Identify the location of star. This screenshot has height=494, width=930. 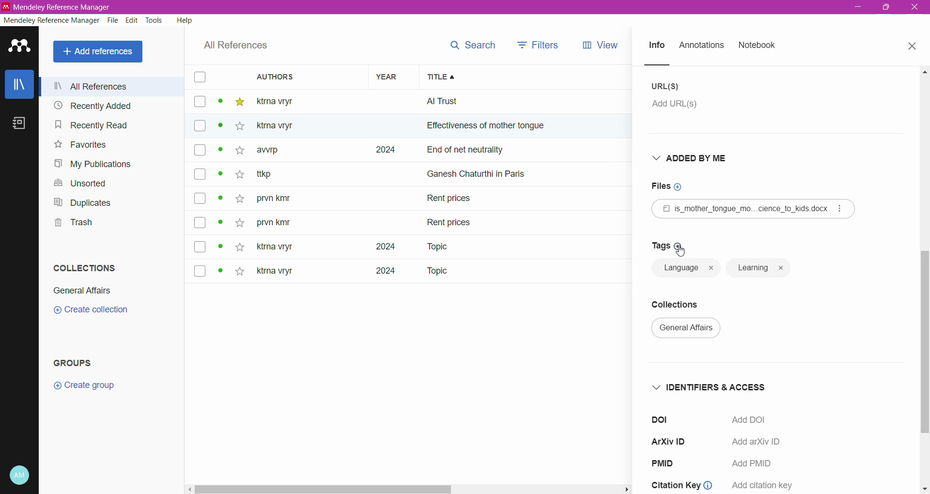
(240, 246).